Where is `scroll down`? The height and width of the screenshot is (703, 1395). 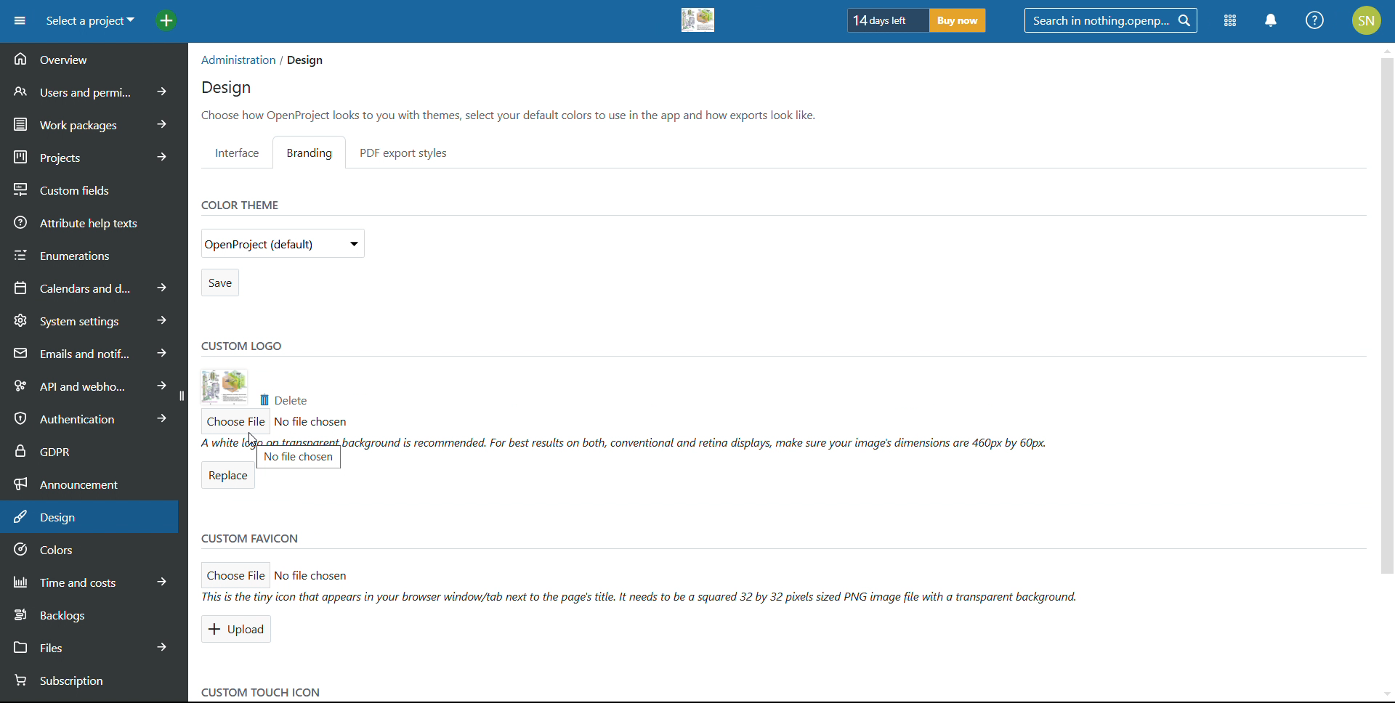 scroll down is located at coordinates (1381, 692).